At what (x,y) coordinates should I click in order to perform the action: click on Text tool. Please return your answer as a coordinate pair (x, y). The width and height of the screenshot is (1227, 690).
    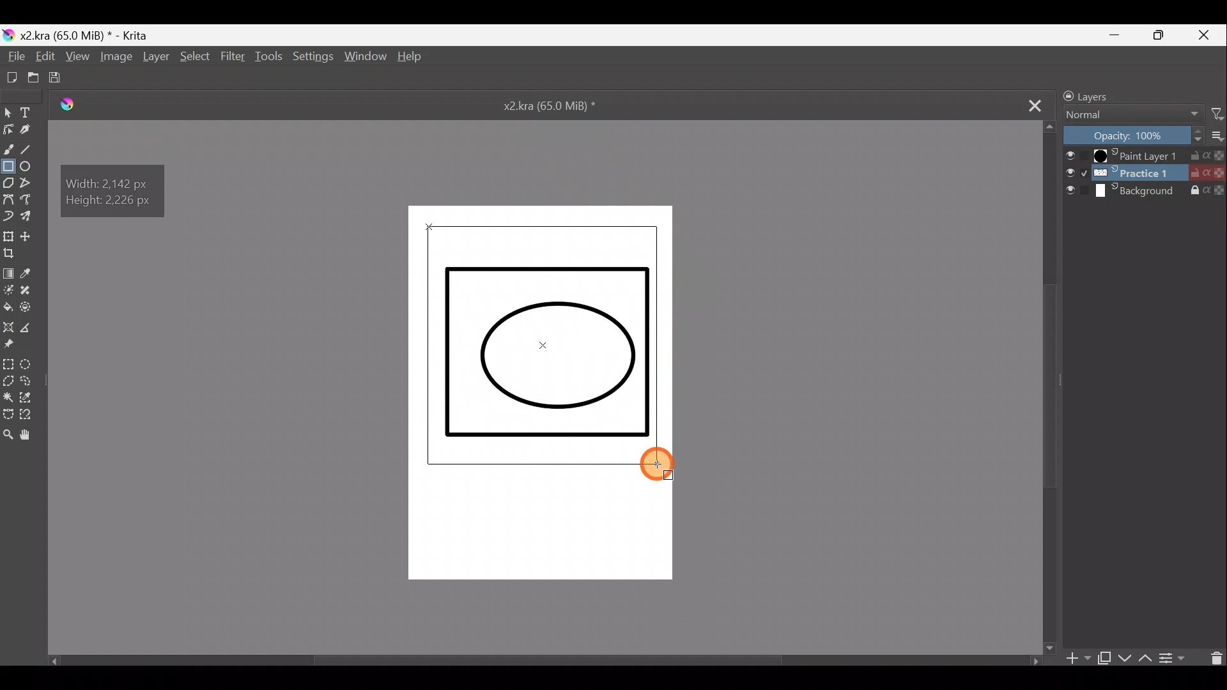
    Looking at the image, I should click on (25, 111).